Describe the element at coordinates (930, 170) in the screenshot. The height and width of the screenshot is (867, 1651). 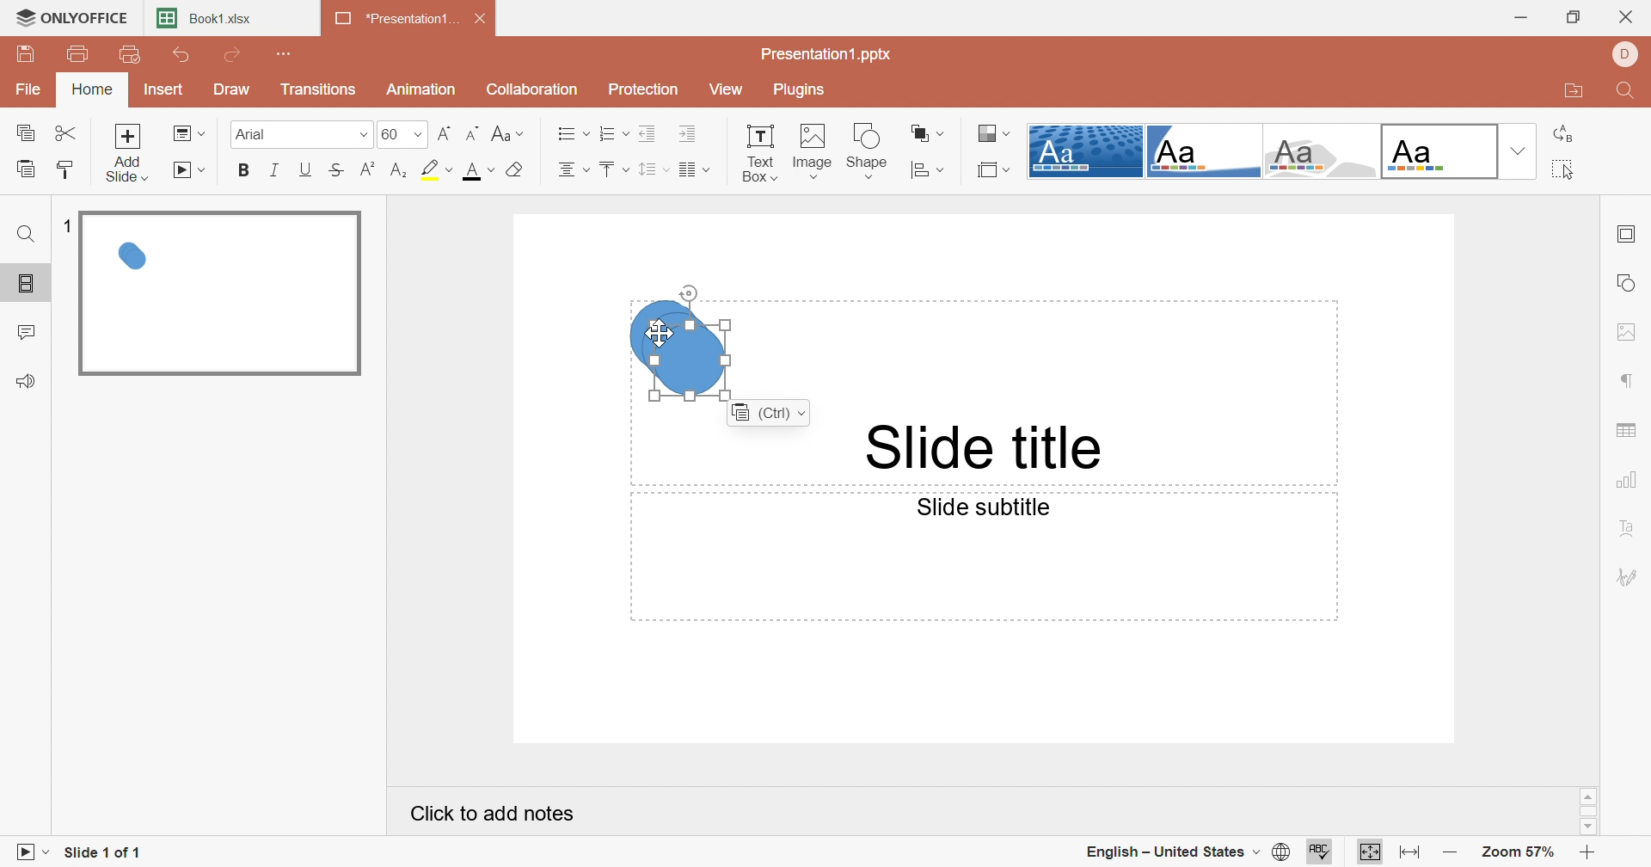
I see `Align shape` at that location.